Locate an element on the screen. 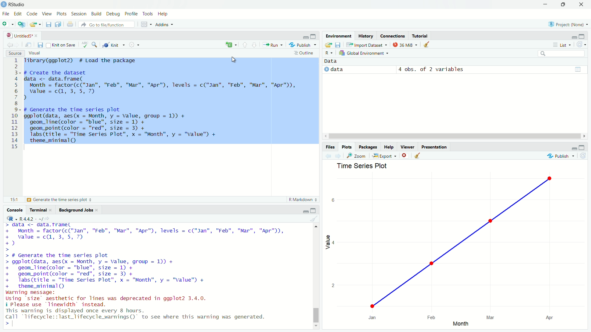 This screenshot has width=591, height=332. settings is located at coordinates (135, 46).